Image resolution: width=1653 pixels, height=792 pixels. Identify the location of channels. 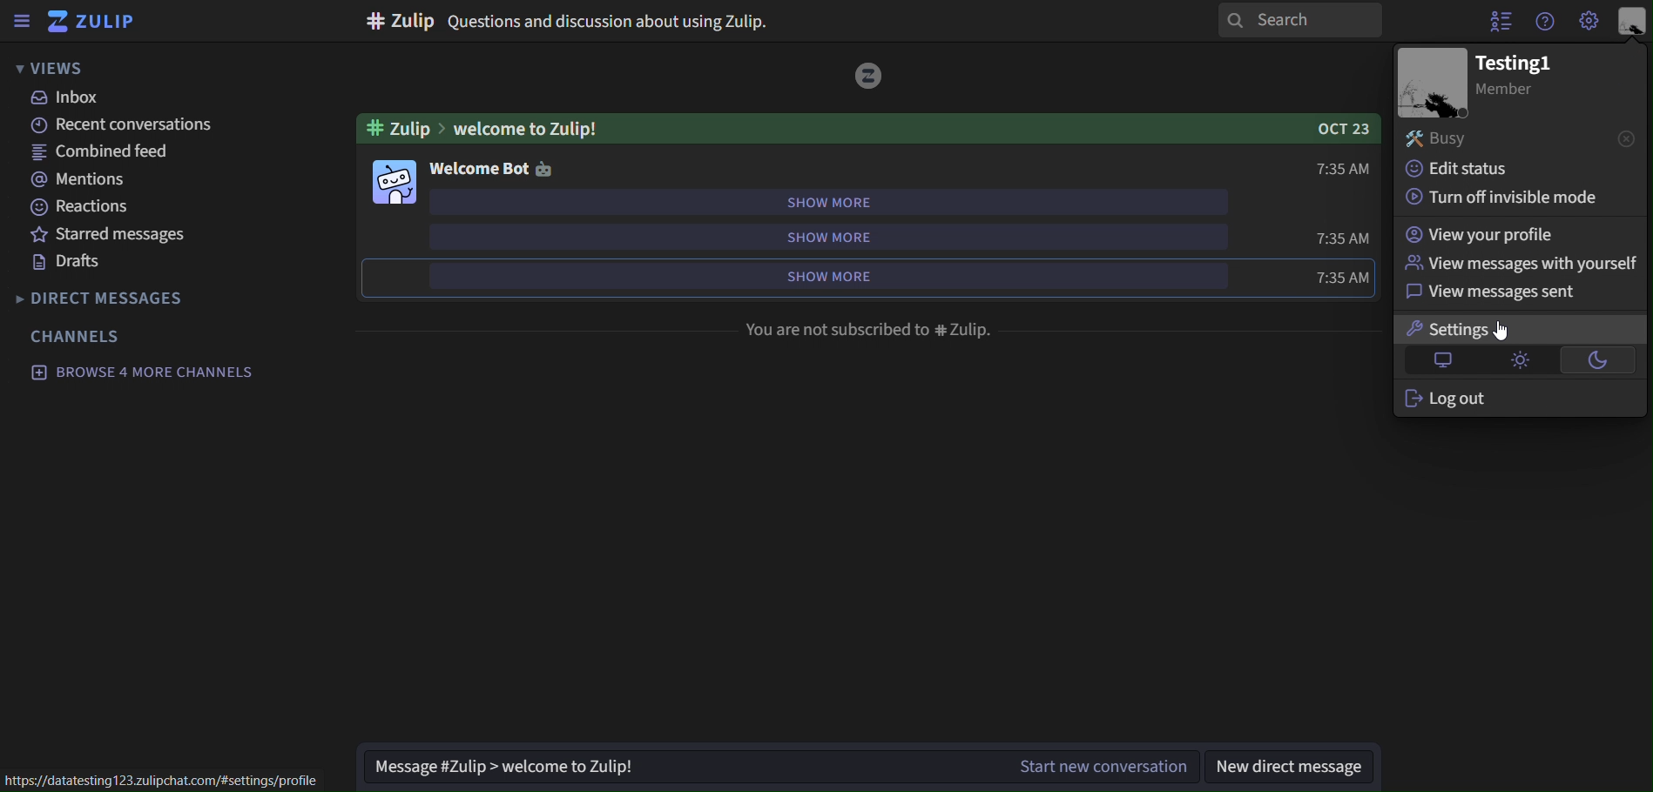
(79, 336).